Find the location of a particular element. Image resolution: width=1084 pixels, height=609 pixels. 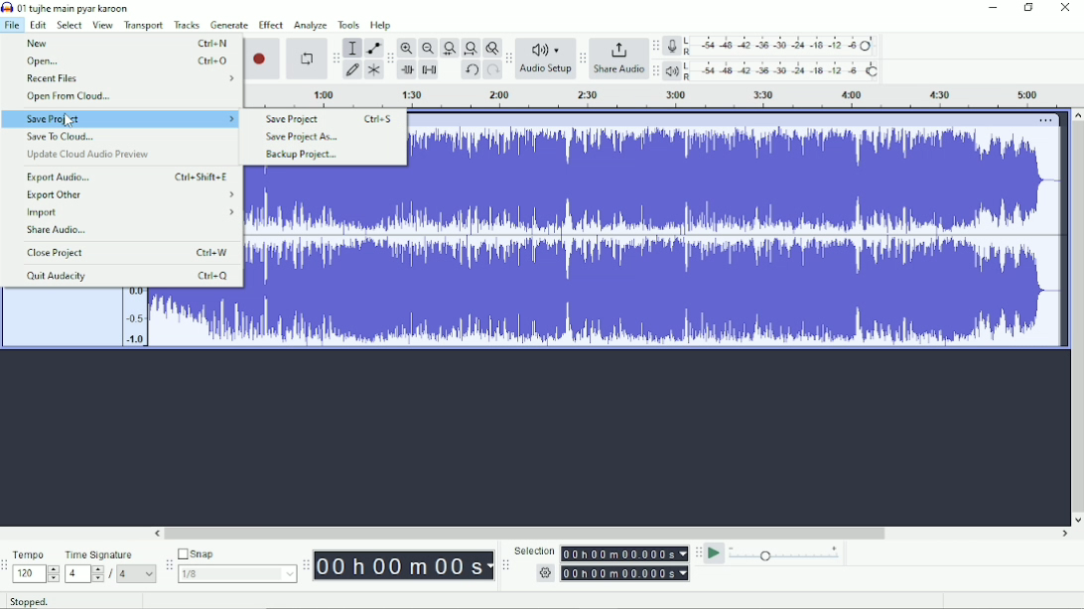

Audio is located at coordinates (734, 238).